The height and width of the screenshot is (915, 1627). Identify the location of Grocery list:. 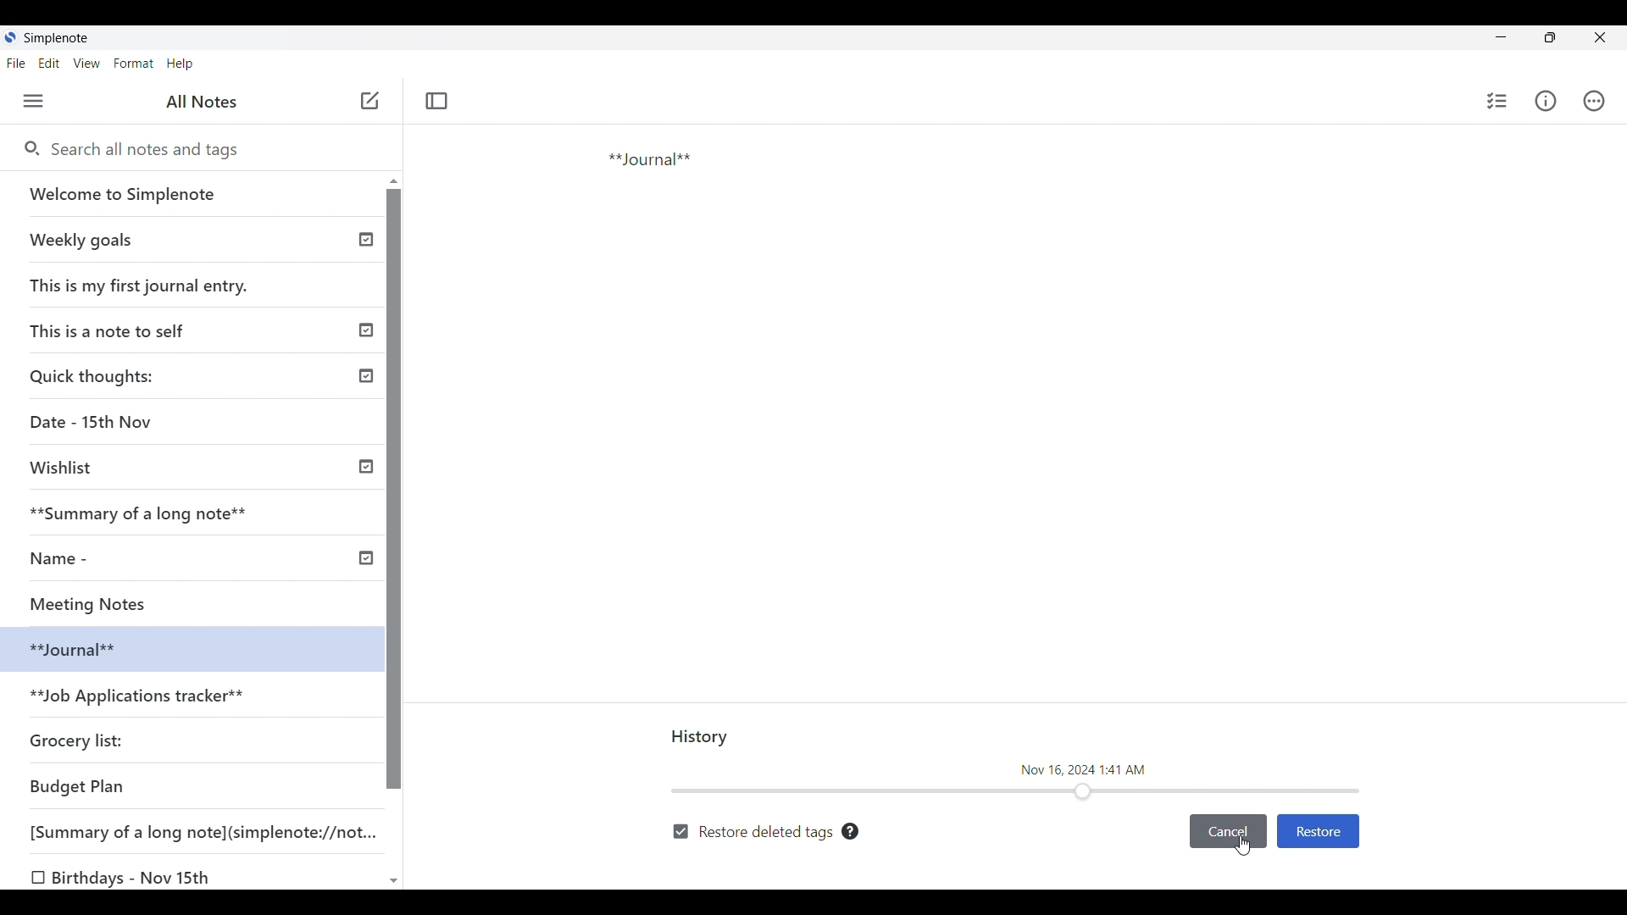
(80, 739).